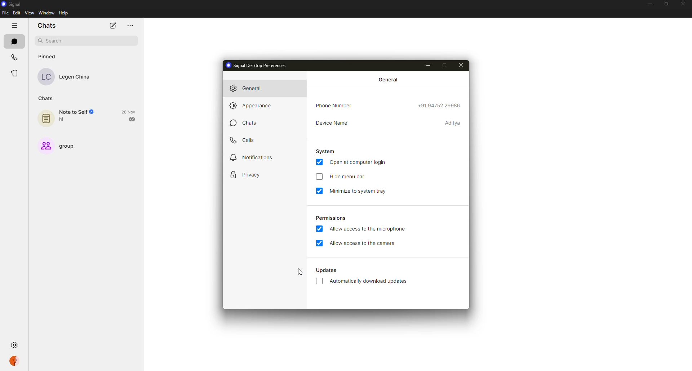 This screenshot has height=371, width=692. I want to click on group, so click(57, 146).